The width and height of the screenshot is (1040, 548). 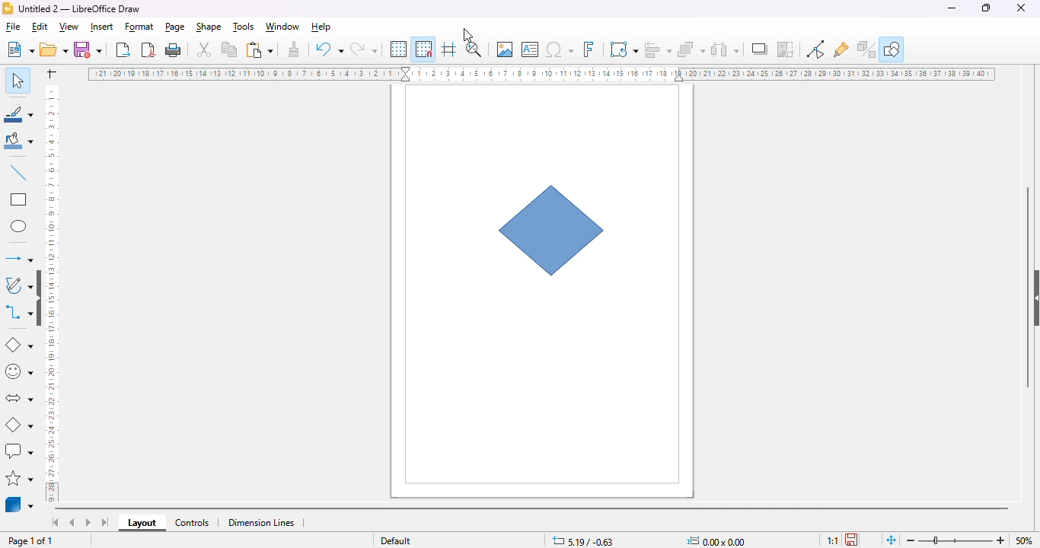 I want to click on toggle point edit mode, so click(x=815, y=49).